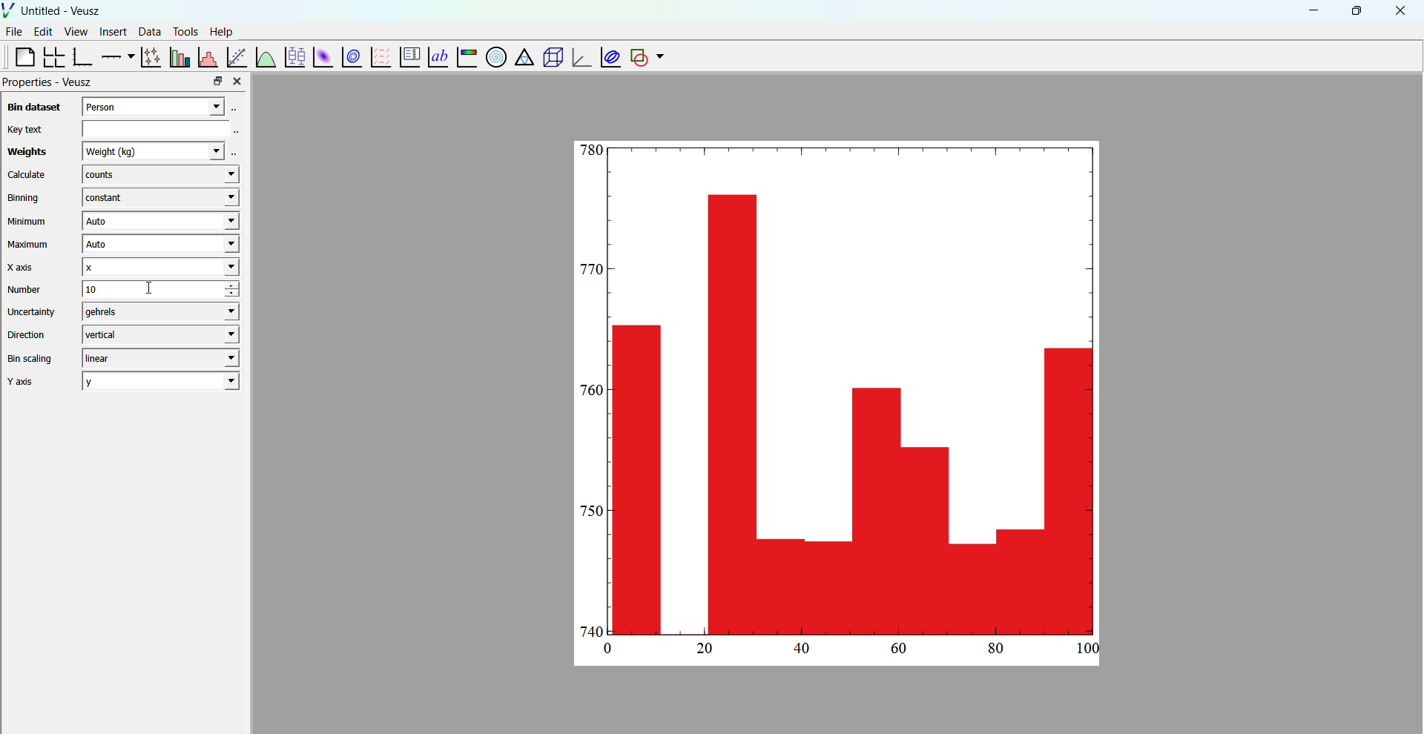 This screenshot has height=734, width=1424. What do you see at coordinates (9, 10) in the screenshot?
I see `logo of Veusz` at bounding box center [9, 10].